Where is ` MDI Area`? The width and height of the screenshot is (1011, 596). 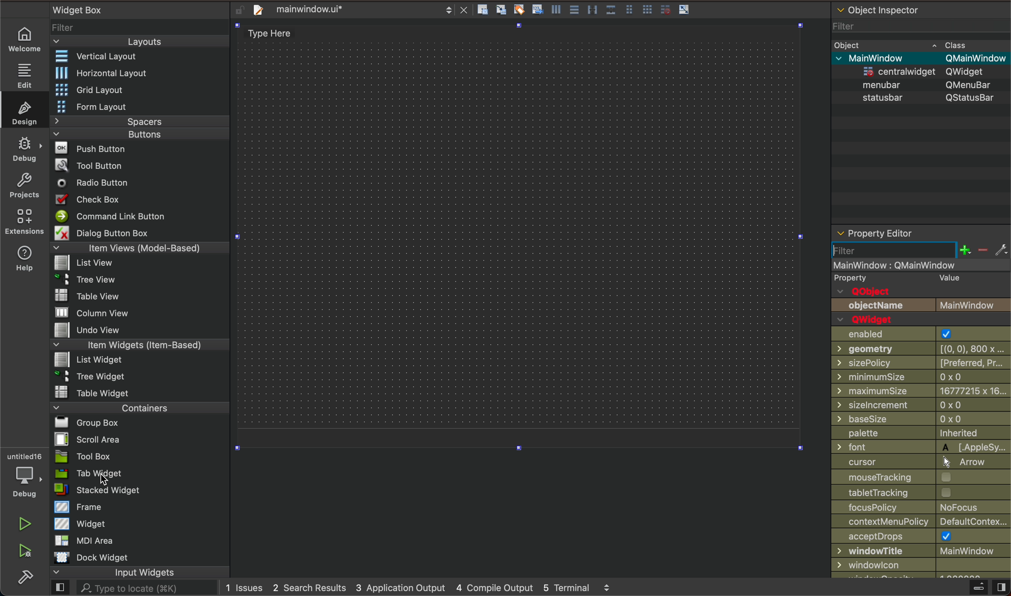  MDI Area is located at coordinates (91, 540).